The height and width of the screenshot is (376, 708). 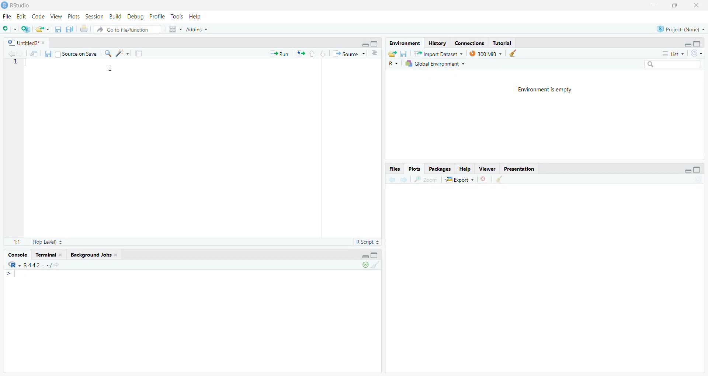 I want to click on Tools, so click(x=177, y=17).